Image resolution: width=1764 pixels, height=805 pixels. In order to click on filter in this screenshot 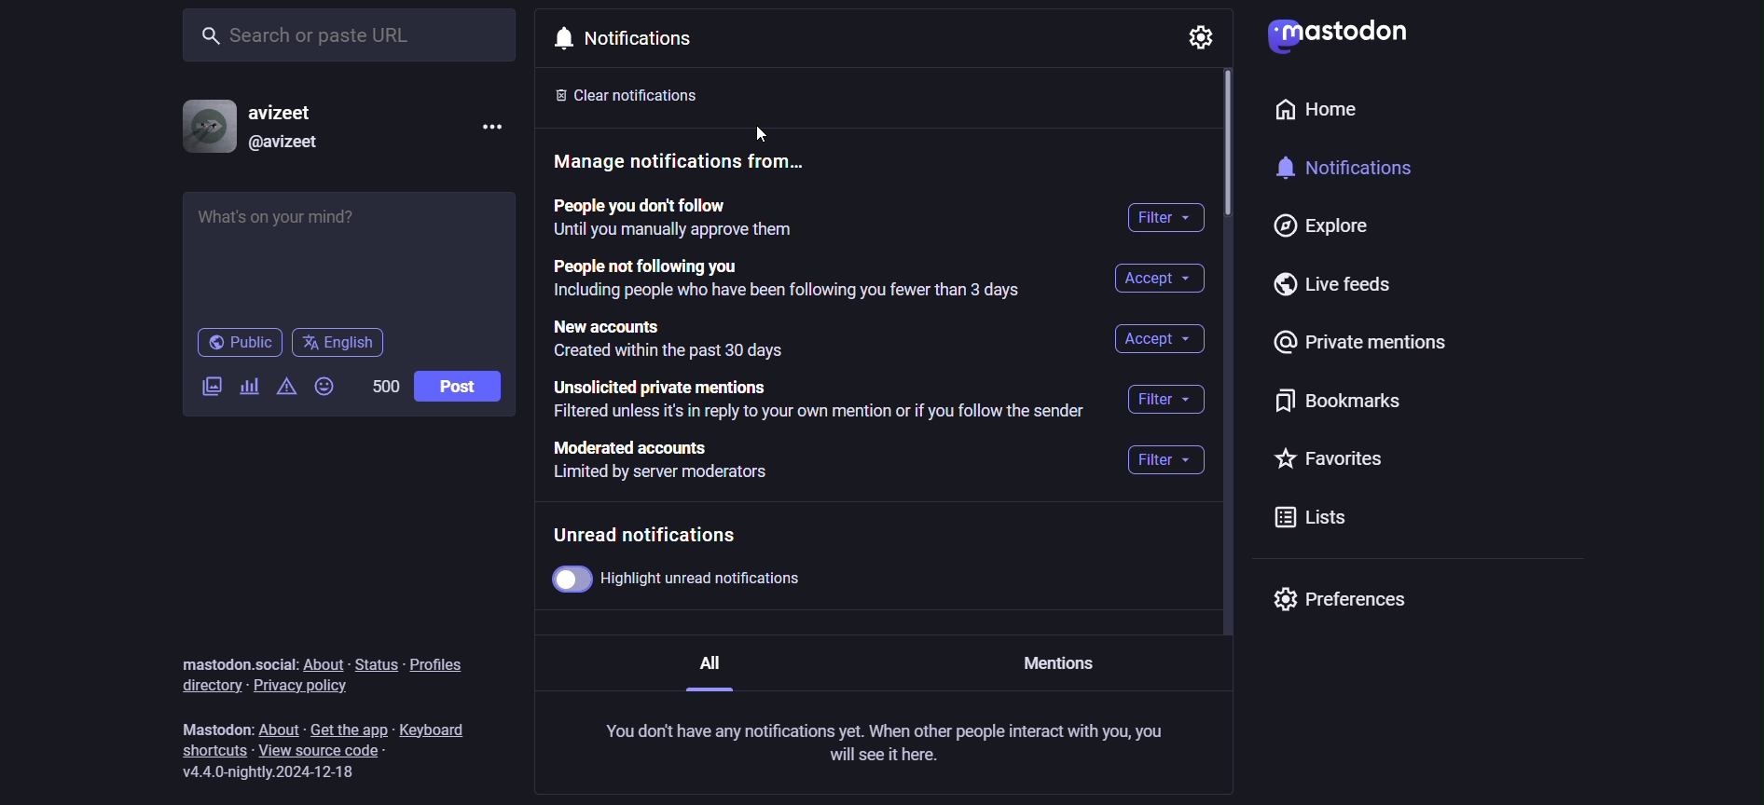, I will do `click(1172, 397)`.